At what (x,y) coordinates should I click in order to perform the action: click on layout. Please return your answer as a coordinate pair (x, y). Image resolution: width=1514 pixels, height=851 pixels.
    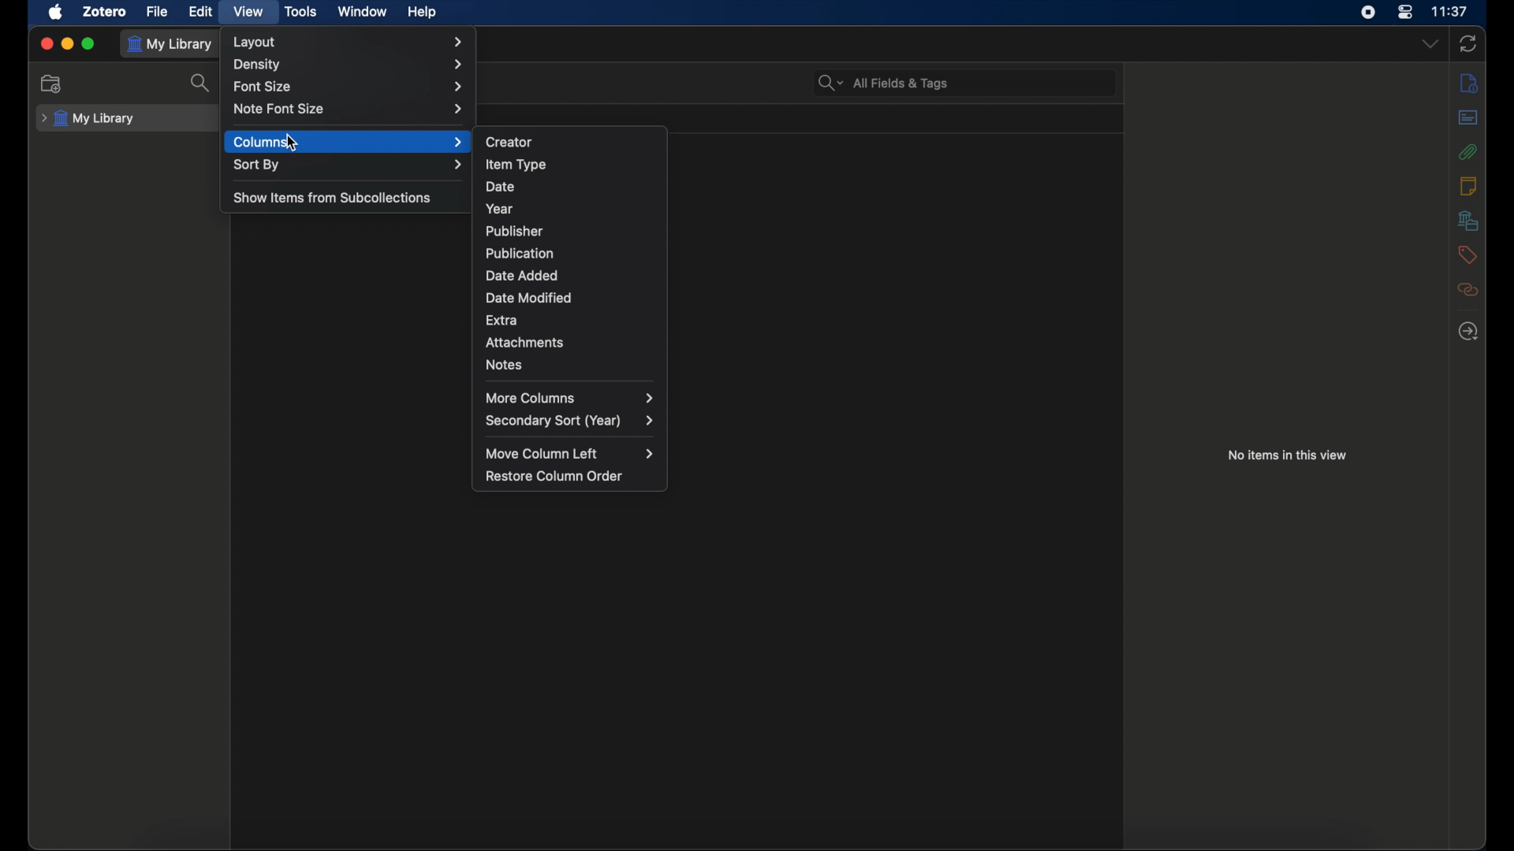
    Looking at the image, I should click on (350, 42).